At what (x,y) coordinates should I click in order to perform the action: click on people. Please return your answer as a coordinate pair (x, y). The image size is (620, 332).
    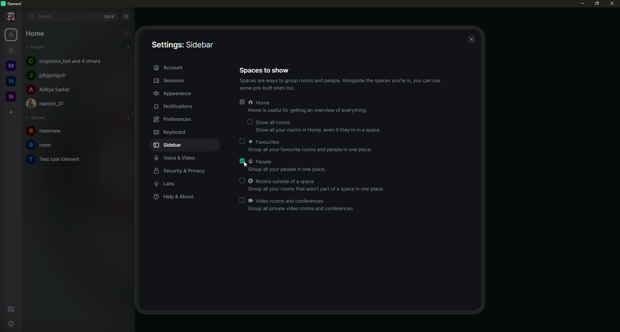
    Looking at the image, I should click on (11, 50).